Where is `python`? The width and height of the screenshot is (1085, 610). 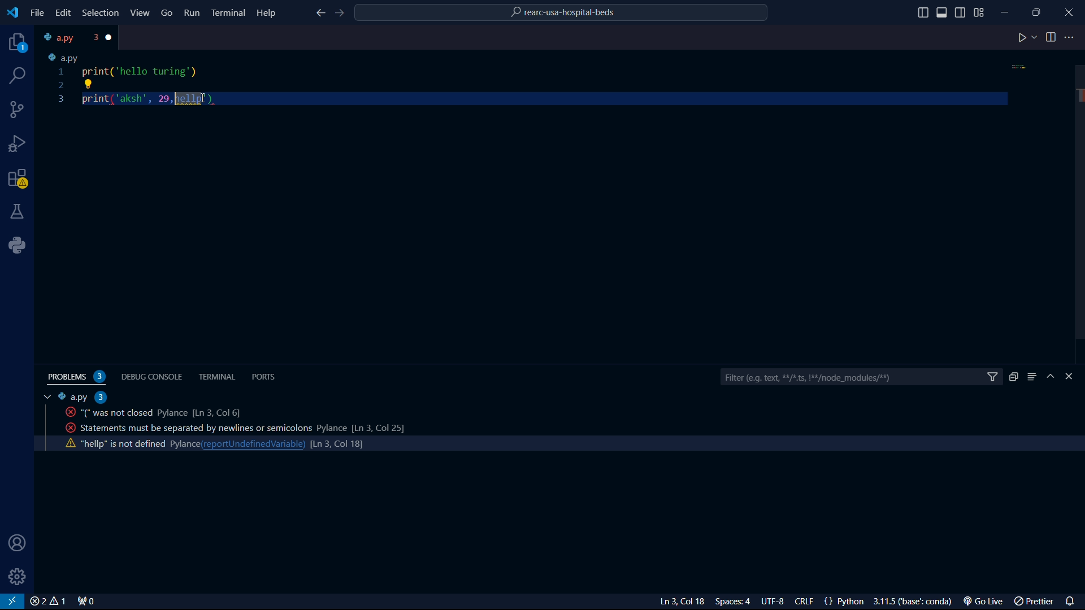
python is located at coordinates (21, 245).